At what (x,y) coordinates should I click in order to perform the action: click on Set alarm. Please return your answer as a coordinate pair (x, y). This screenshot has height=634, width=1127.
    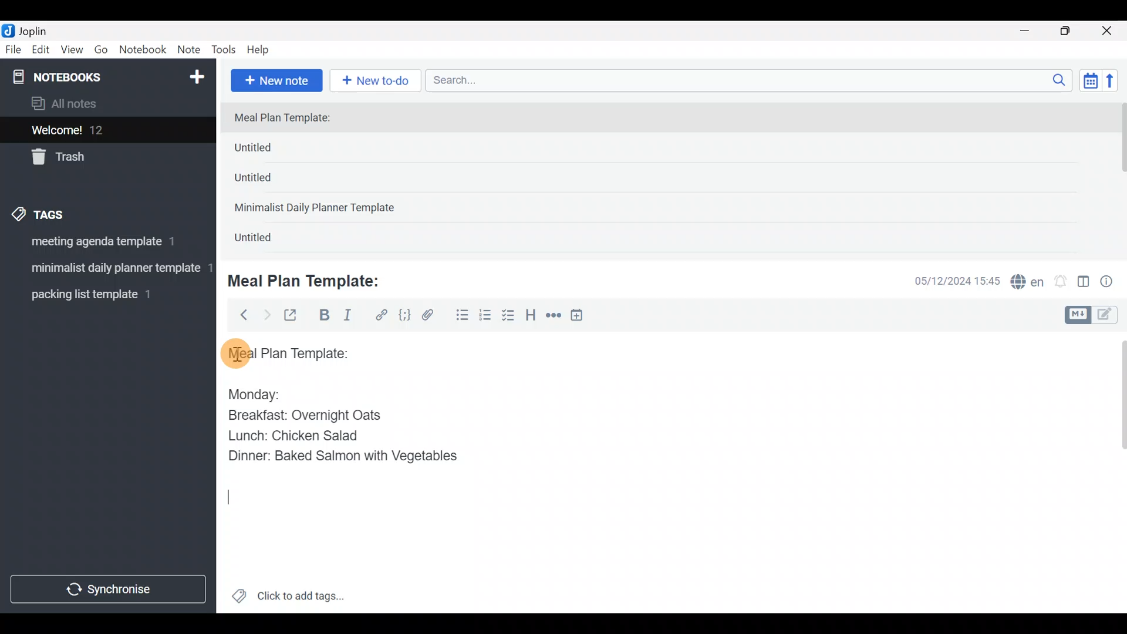
    Looking at the image, I should click on (1061, 282).